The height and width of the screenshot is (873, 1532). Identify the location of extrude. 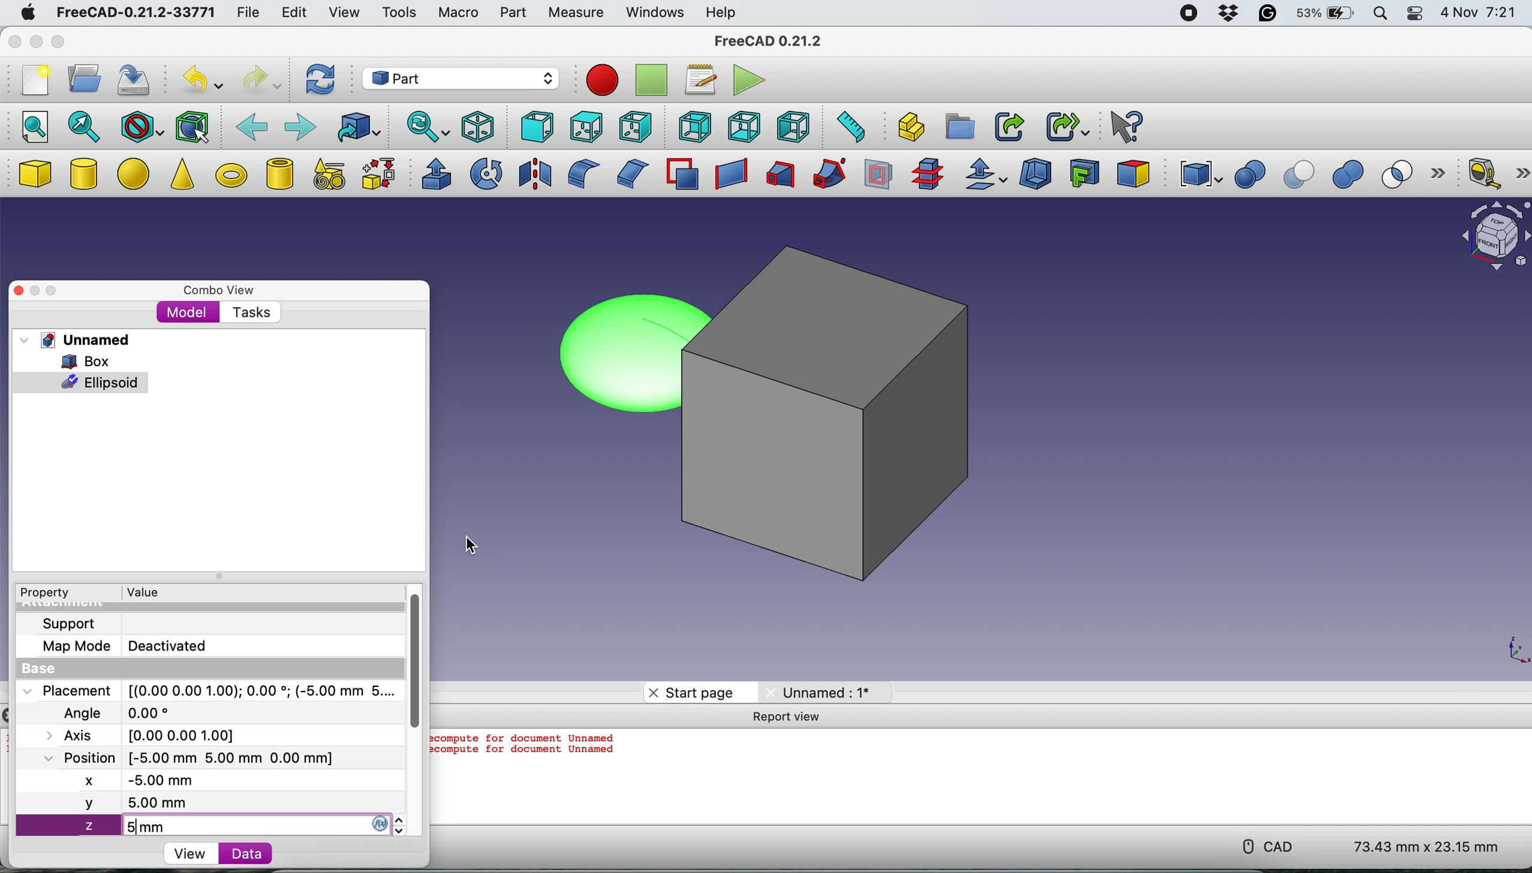
(433, 174).